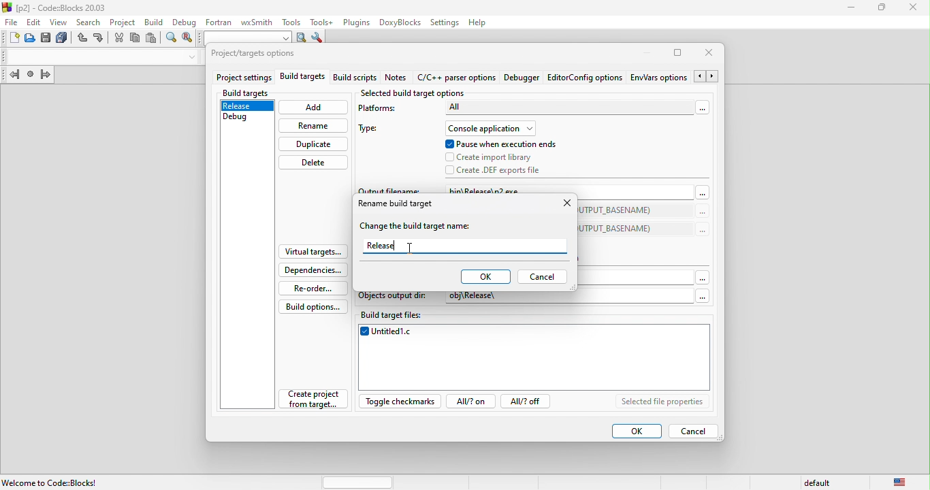  What do you see at coordinates (458, 78) in the screenshot?
I see `c\c++ parser option` at bounding box center [458, 78].